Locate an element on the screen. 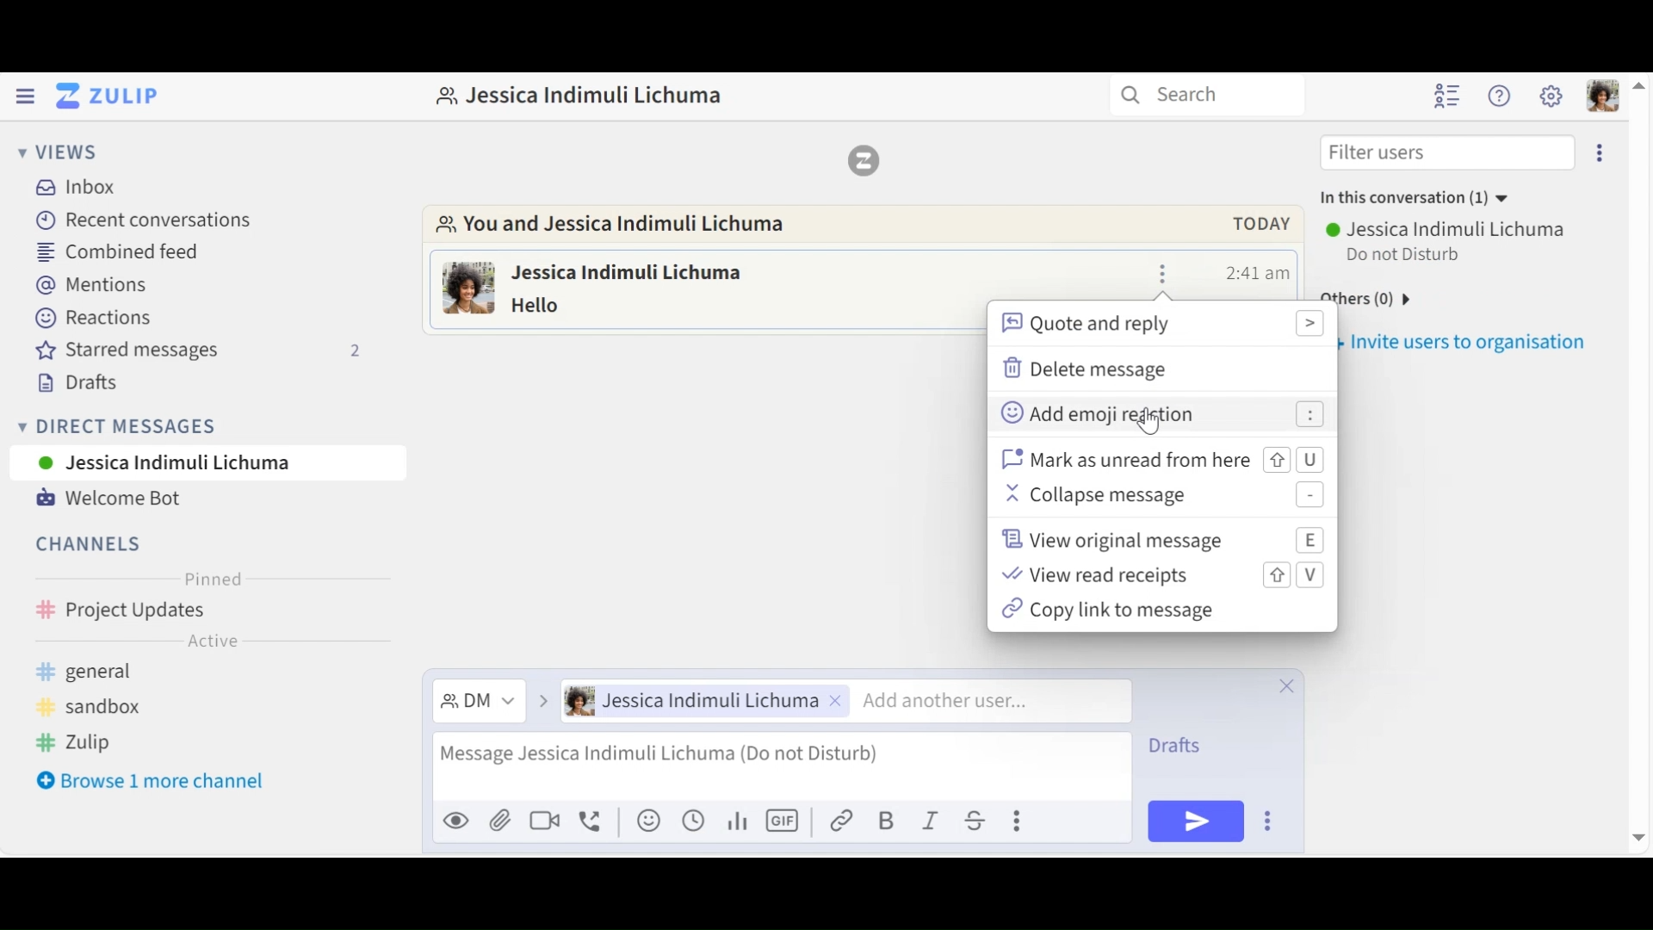 This screenshot has height=930, width=1653. Italics is located at coordinates (932, 819).